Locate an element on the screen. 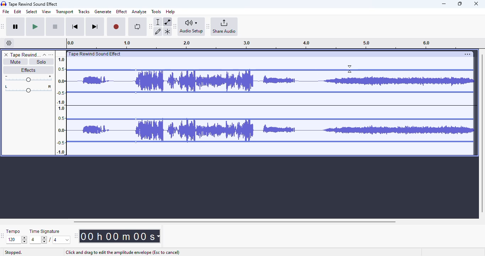 This screenshot has height=256, width=485. timeline options is located at coordinates (9, 43).